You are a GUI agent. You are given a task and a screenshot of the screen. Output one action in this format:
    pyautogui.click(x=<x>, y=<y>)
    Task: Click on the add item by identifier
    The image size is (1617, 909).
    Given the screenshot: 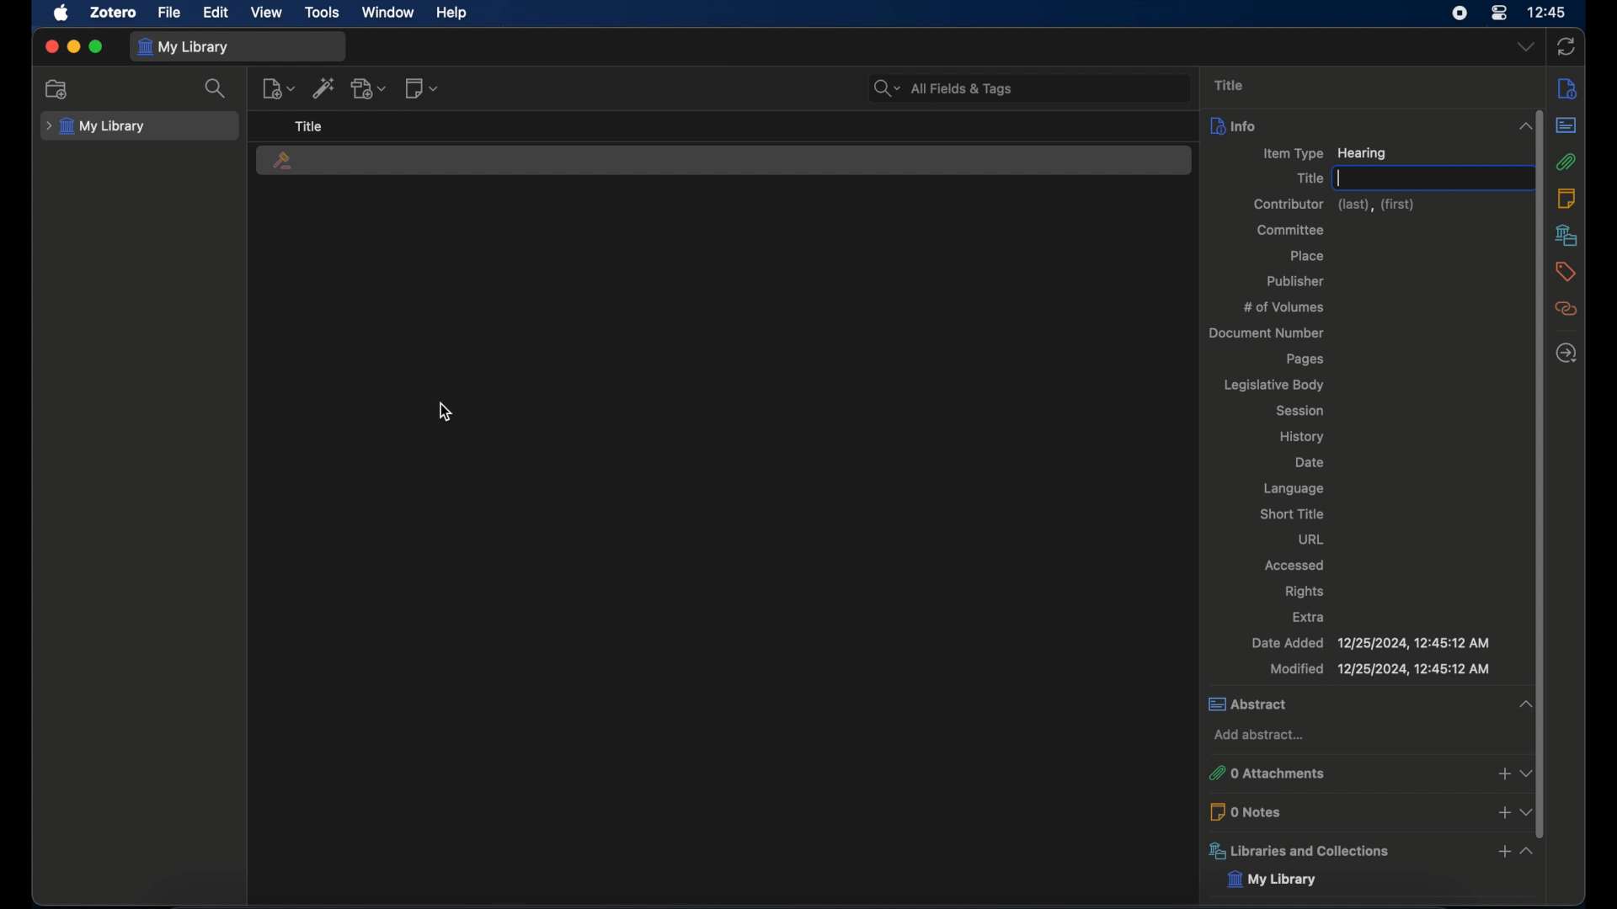 What is the action you would take?
    pyautogui.click(x=324, y=88)
    